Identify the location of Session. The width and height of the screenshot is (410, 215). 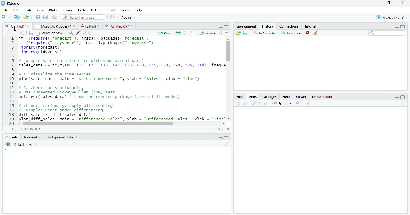
(68, 10).